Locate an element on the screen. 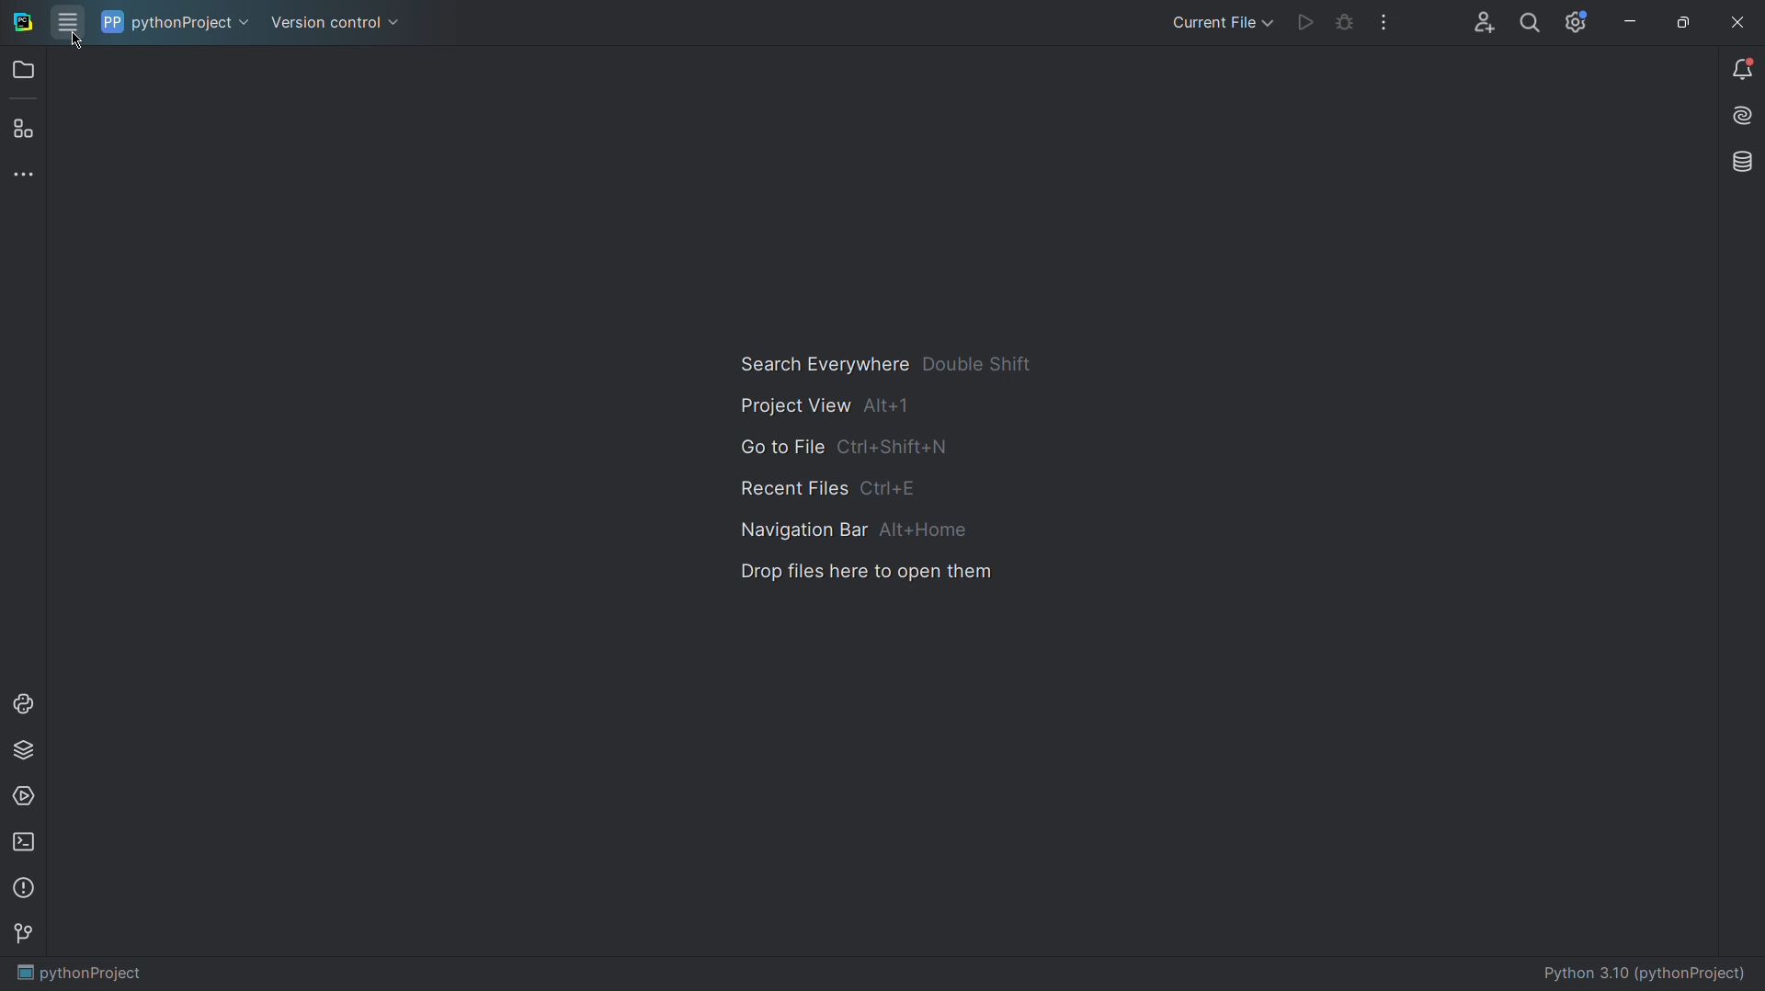  Python Packages is located at coordinates (27, 753).